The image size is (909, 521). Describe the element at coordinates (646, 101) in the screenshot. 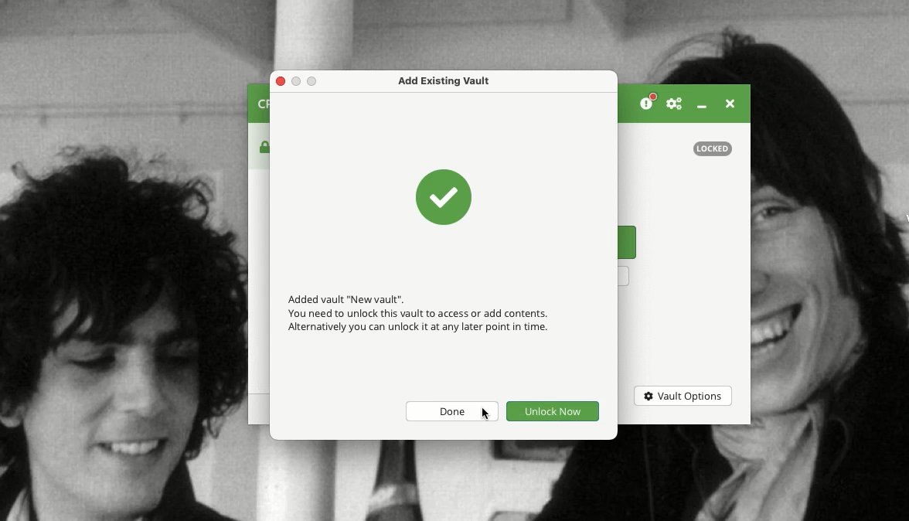

I see `Please consider donating ` at that location.